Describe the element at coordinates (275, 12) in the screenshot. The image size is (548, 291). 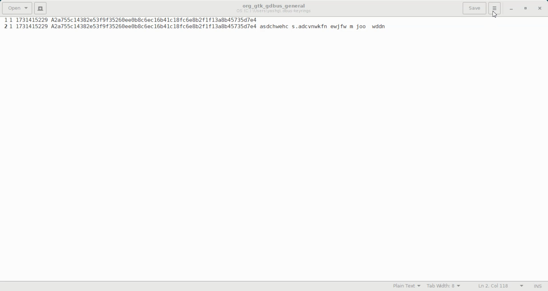
I see `OS (C) \Users\yashg\ dbus -keyrings` at that location.